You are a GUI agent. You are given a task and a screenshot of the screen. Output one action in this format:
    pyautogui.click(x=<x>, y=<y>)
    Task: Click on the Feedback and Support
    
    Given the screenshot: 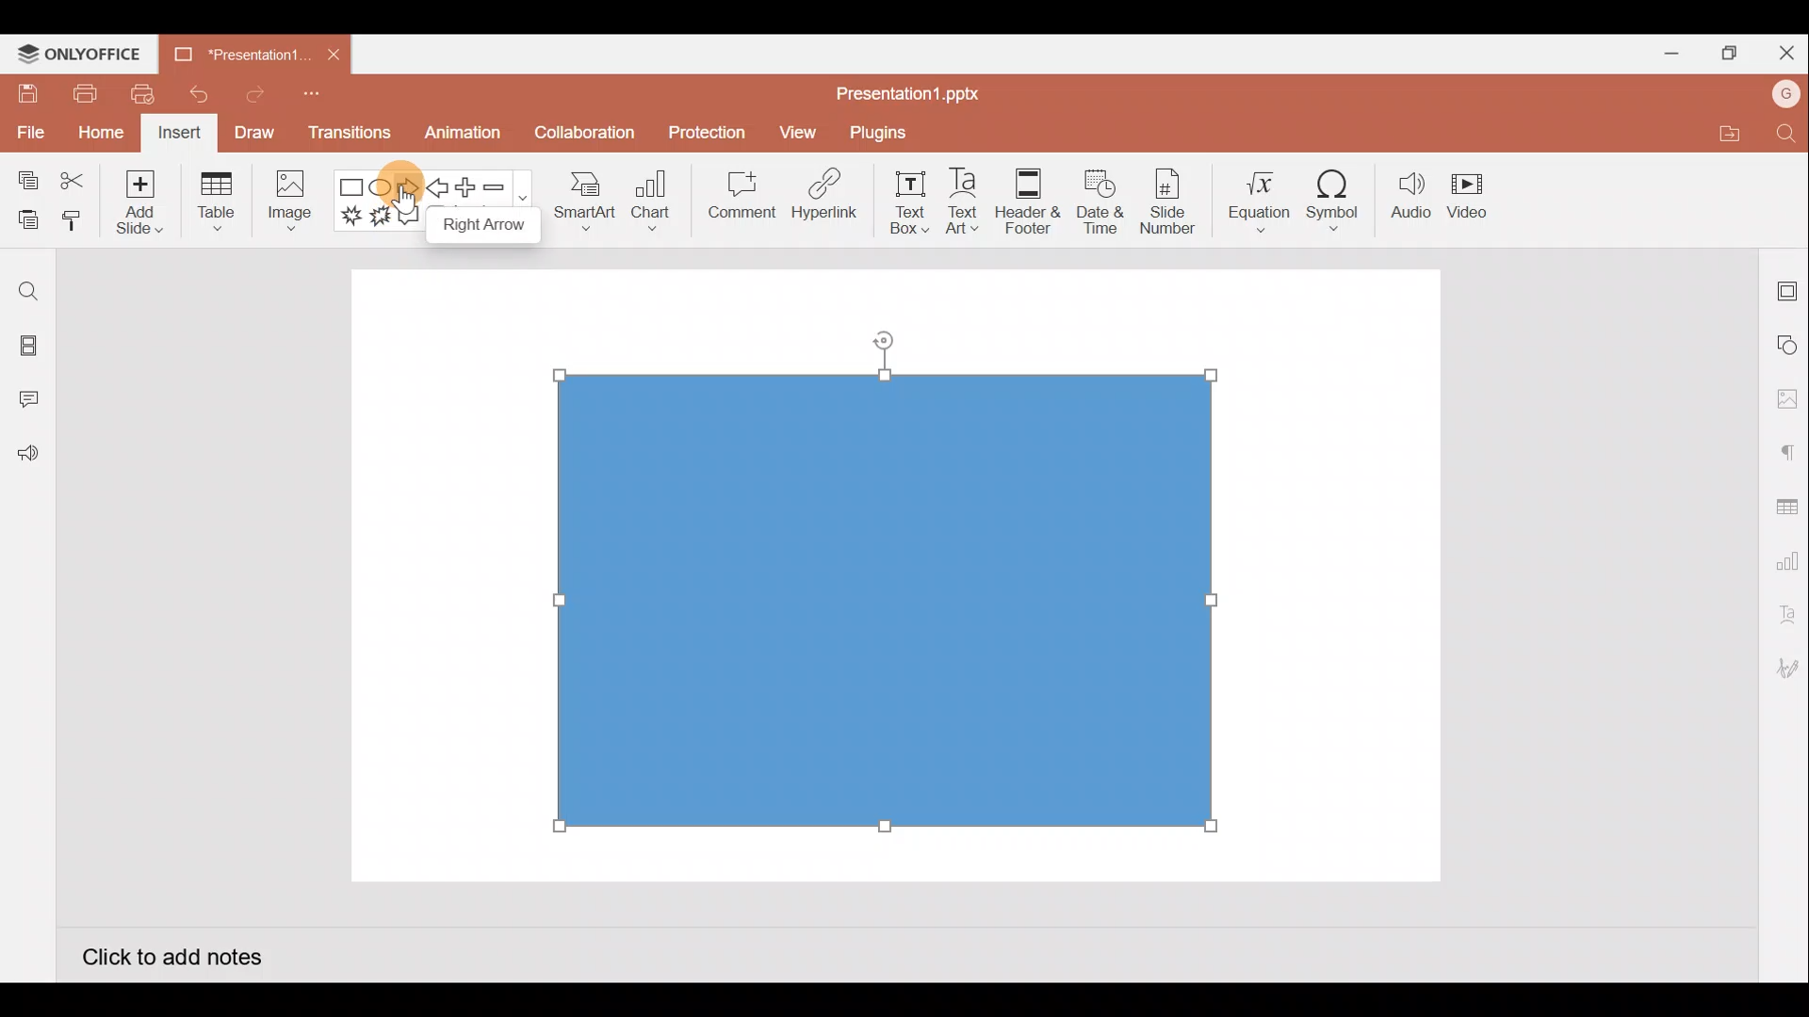 What is the action you would take?
    pyautogui.click(x=27, y=459)
    